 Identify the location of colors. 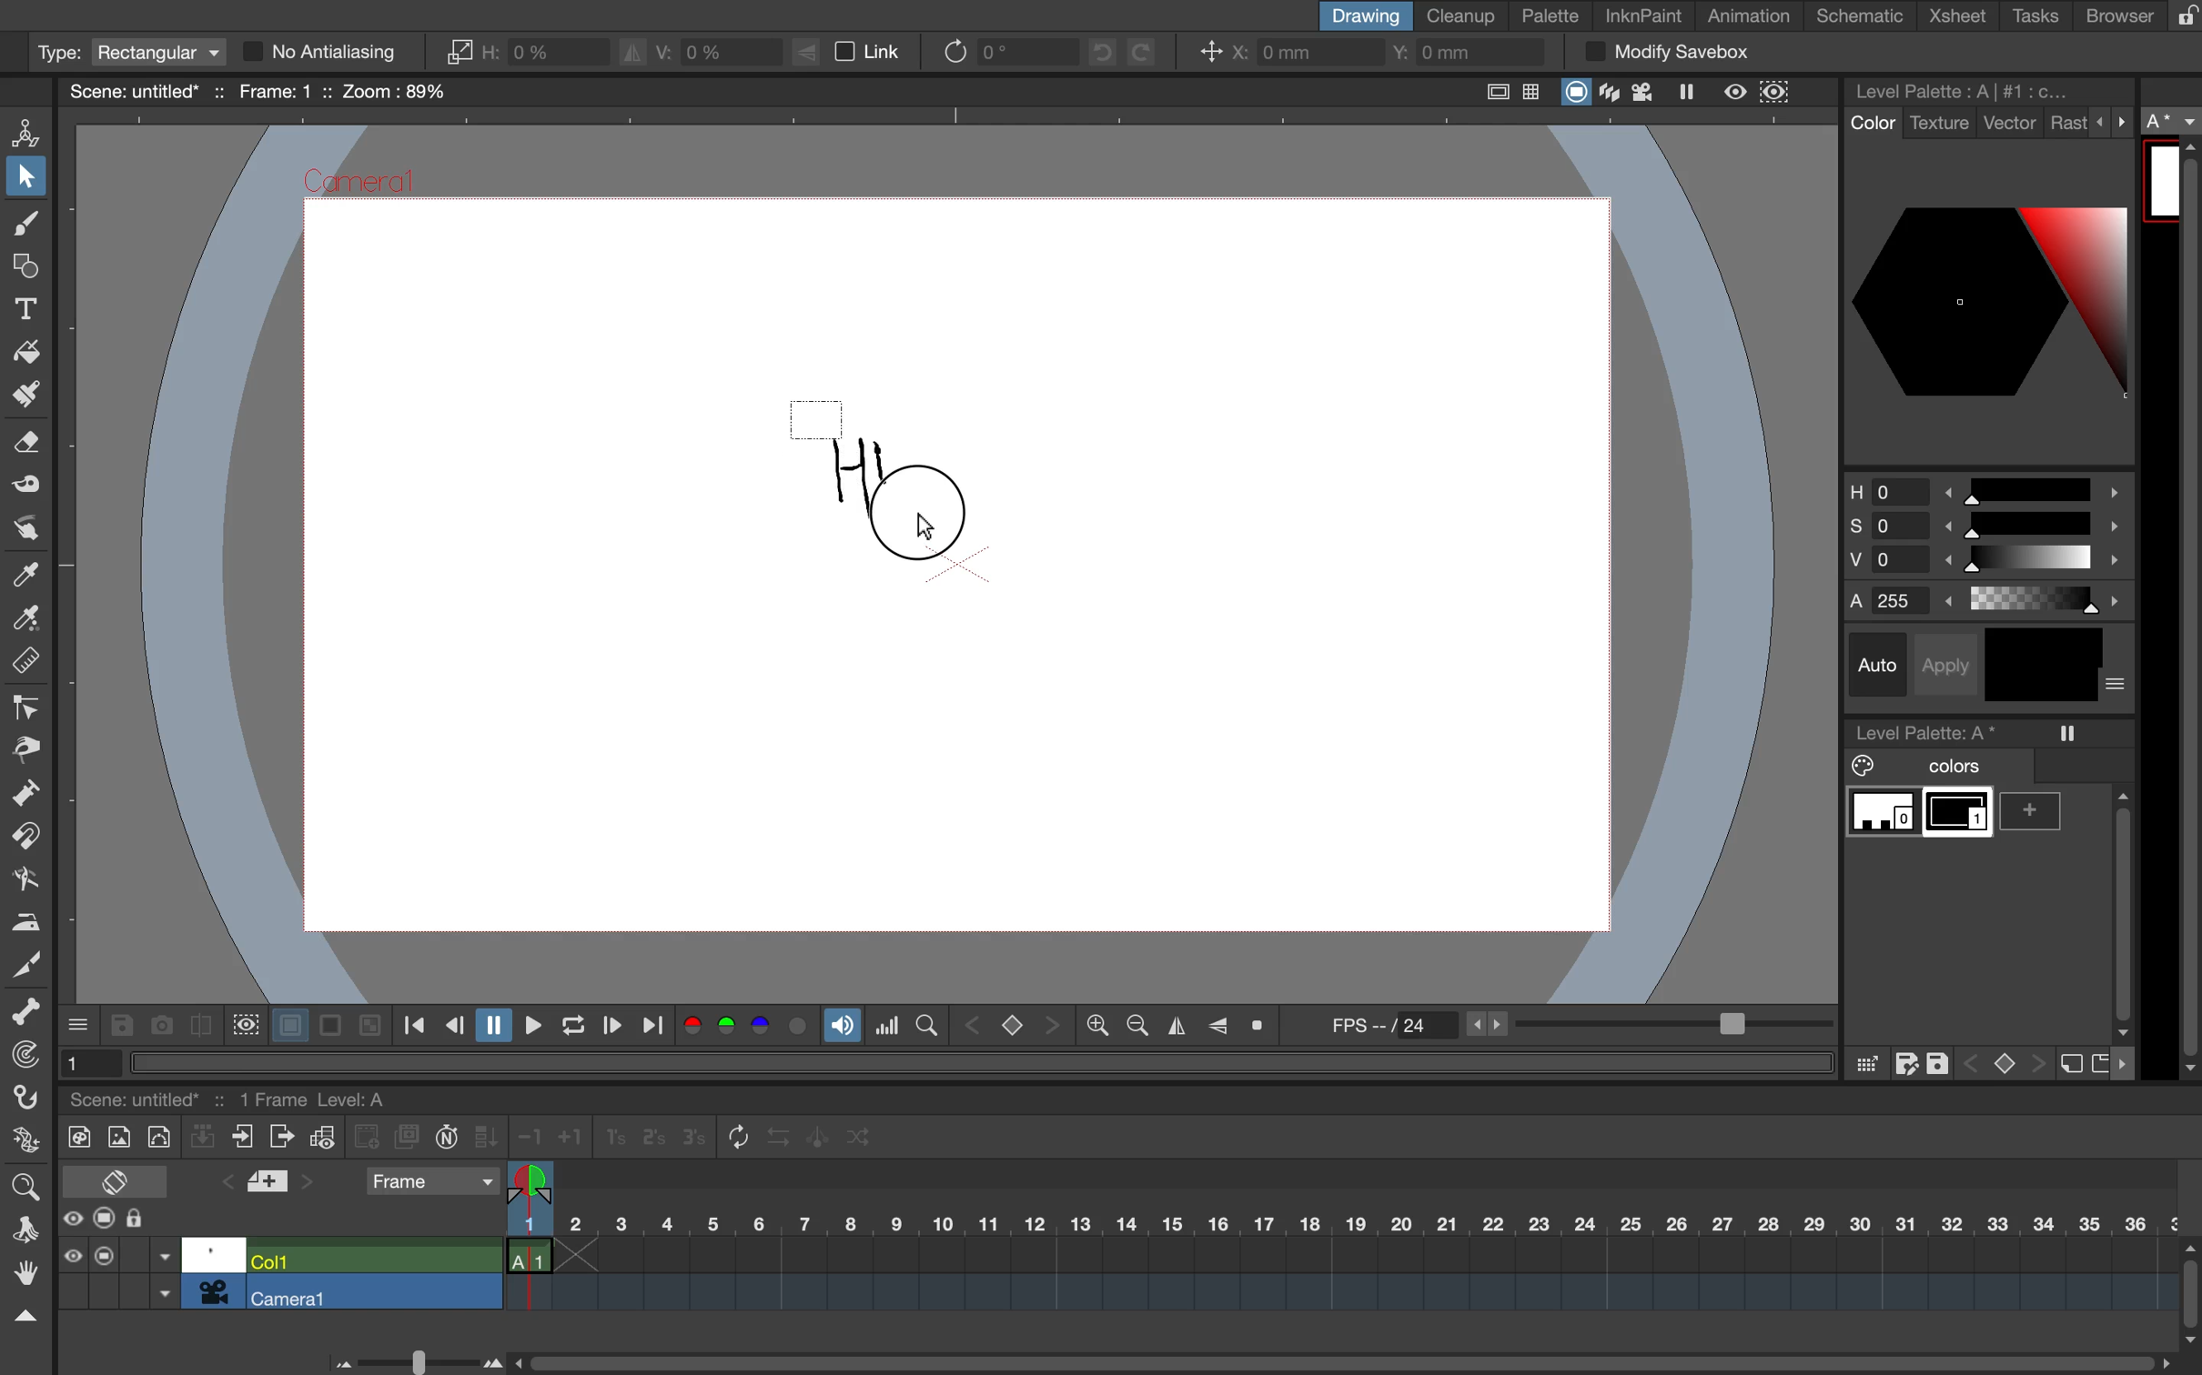
(748, 1028).